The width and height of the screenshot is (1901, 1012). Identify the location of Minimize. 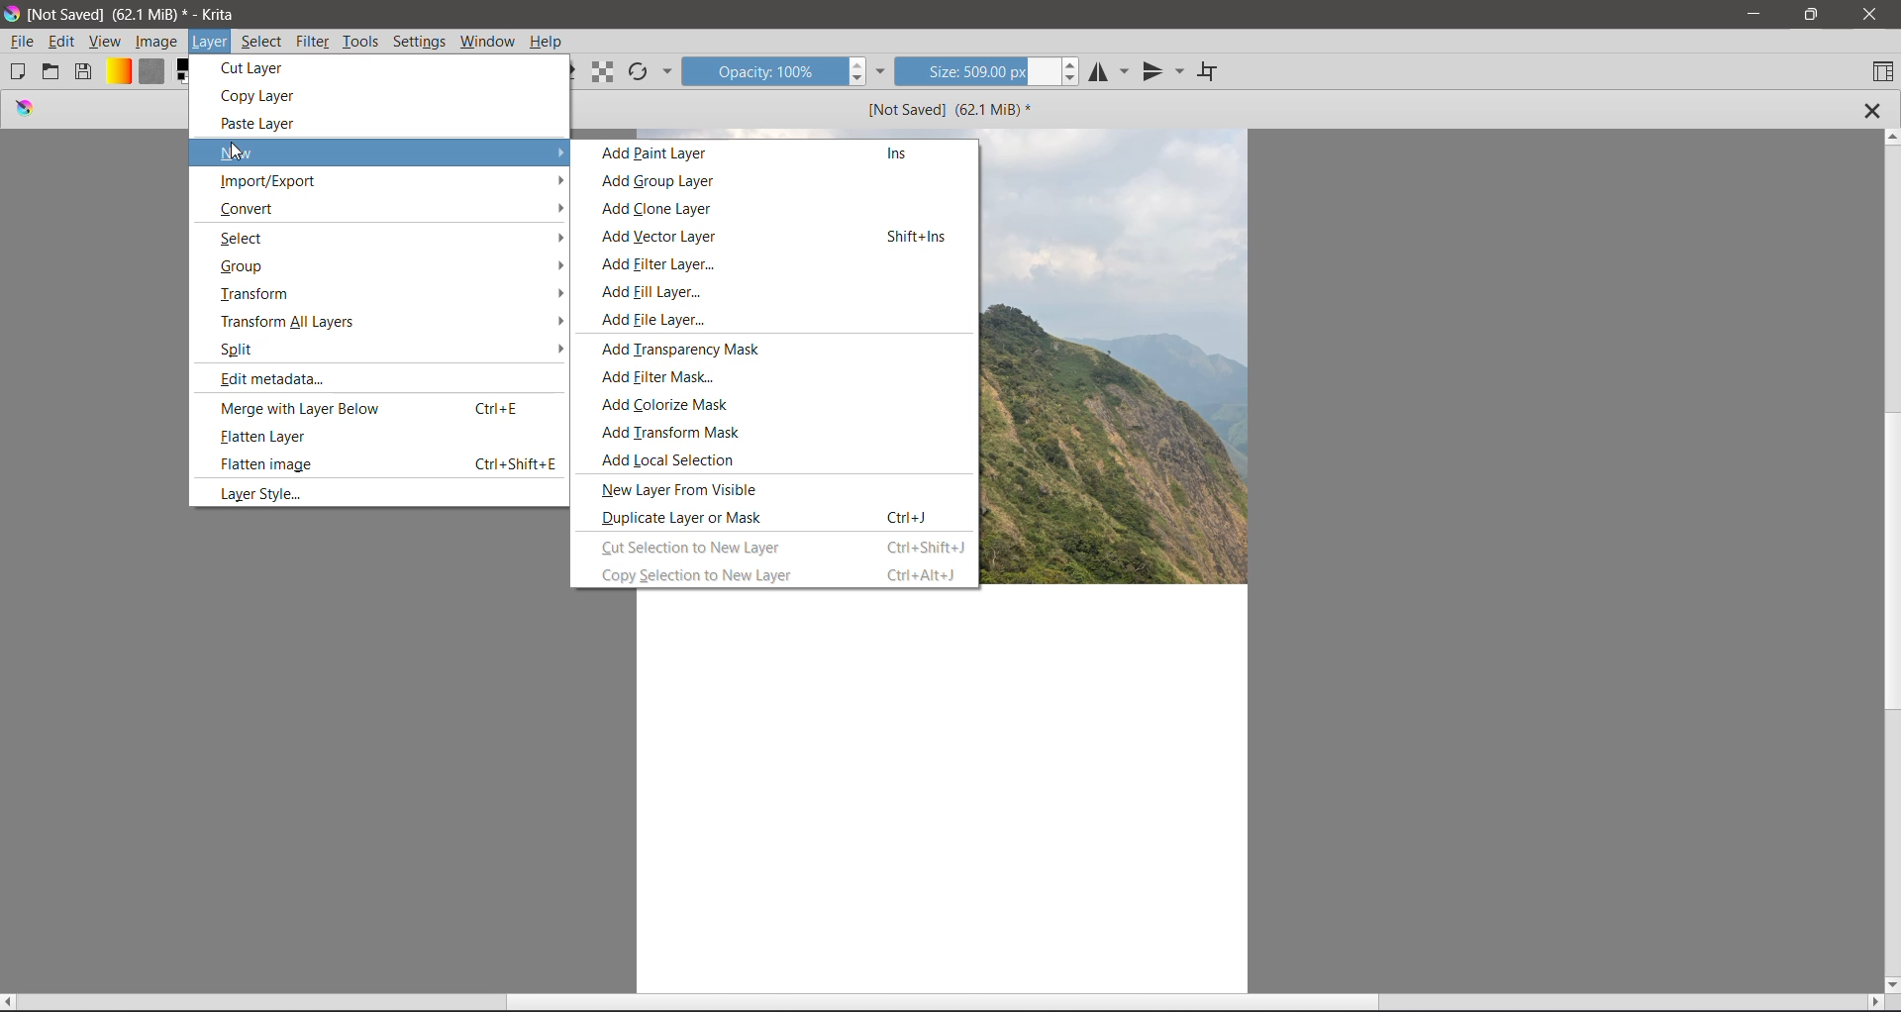
(1750, 12).